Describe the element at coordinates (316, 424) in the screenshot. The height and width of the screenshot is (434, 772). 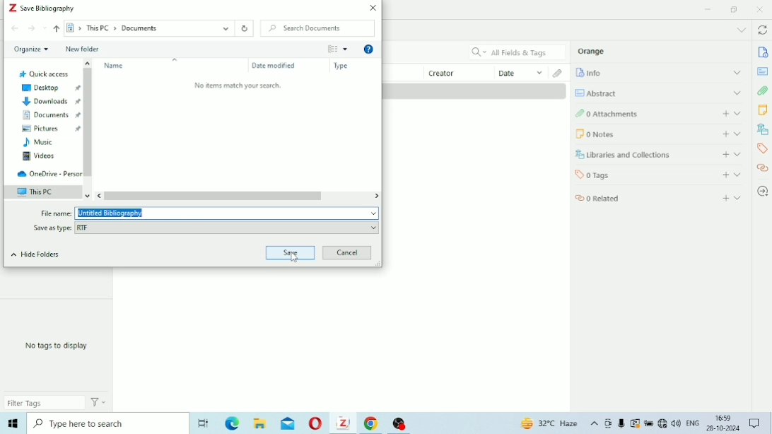
I see `Opera Mini` at that location.